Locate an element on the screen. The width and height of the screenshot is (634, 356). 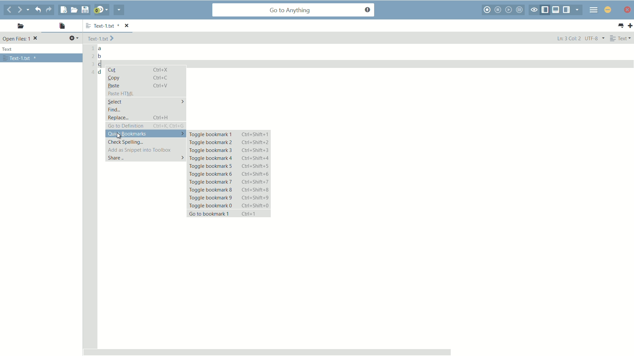
show/hide bottom pane is located at coordinates (556, 10).